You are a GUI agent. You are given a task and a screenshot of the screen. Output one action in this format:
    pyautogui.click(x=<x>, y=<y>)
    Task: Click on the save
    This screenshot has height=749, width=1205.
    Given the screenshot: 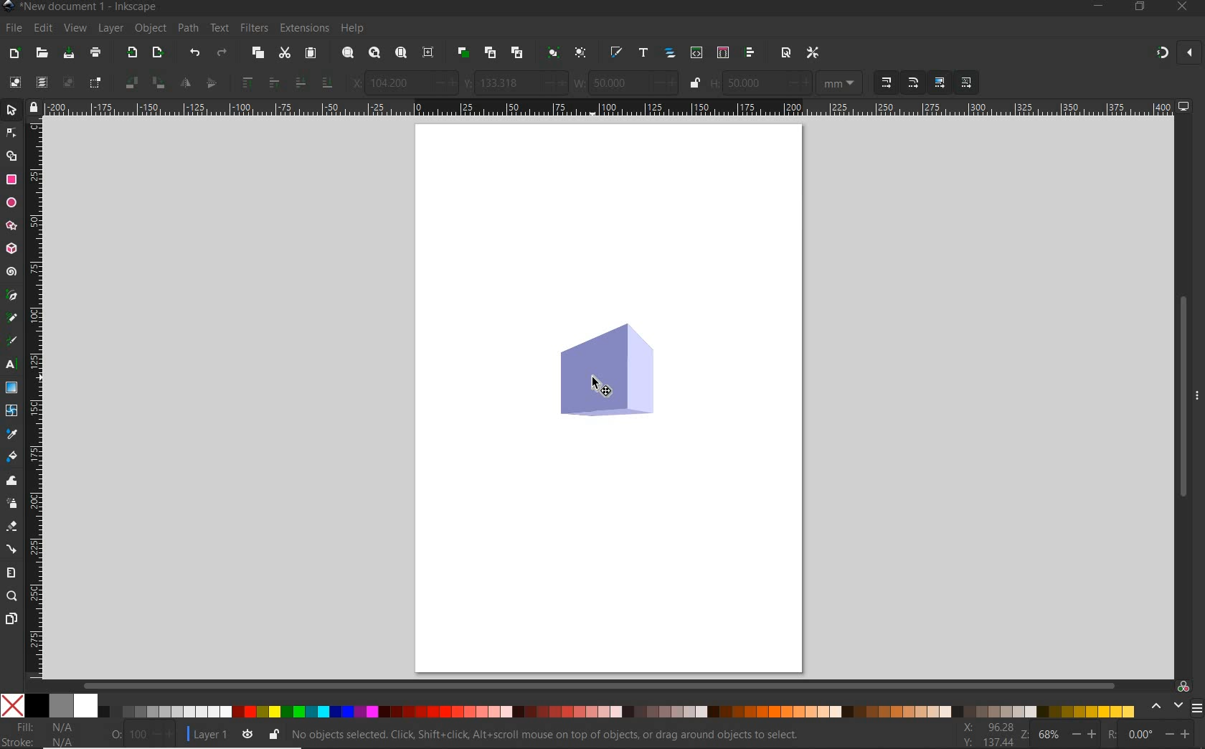 What is the action you would take?
    pyautogui.click(x=68, y=52)
    